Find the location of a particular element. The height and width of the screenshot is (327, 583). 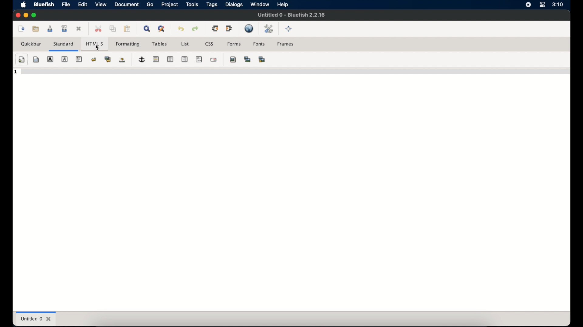

1 is located at coordinates (16, 72).